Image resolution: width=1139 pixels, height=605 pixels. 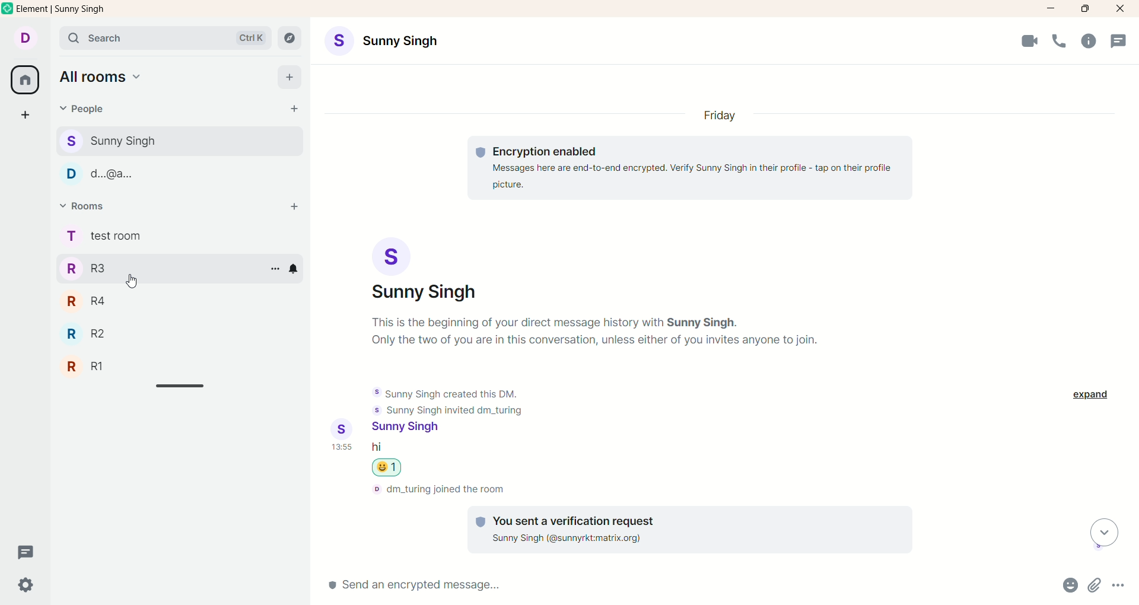 What do you see at coordinates (85, 108) in the screenshot?
I see `people` at bounding box center [85, 108].